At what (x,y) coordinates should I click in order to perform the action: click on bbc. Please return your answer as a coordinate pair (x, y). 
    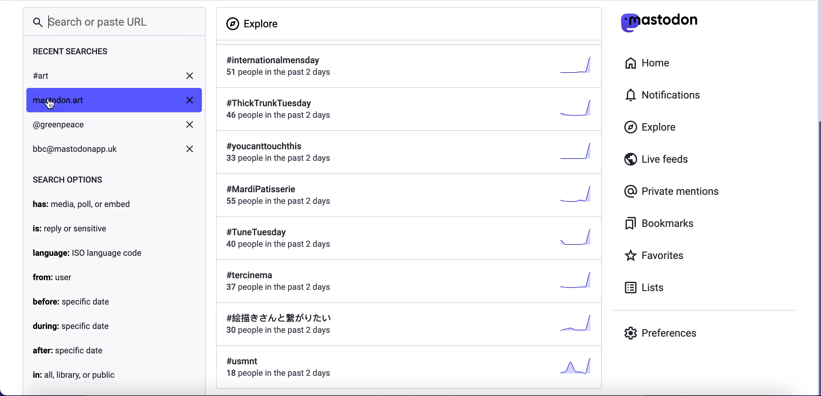
    Looking at the image, I should click on (113, 151).